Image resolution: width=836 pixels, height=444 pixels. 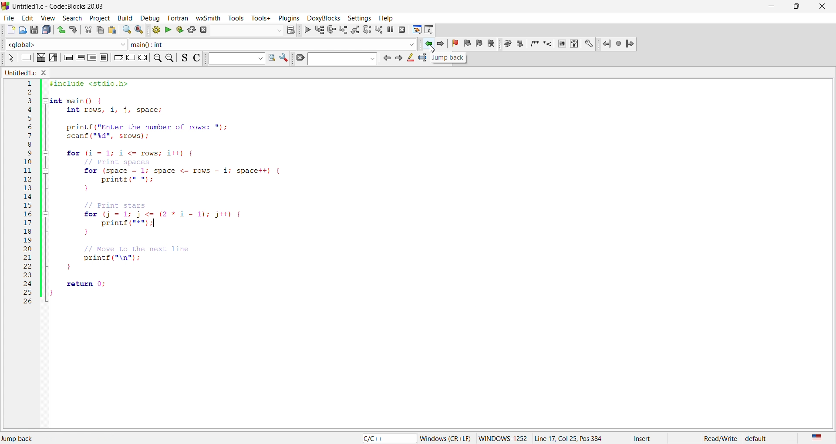 I want to click on untitled.c window, so click(x=26, y=73).